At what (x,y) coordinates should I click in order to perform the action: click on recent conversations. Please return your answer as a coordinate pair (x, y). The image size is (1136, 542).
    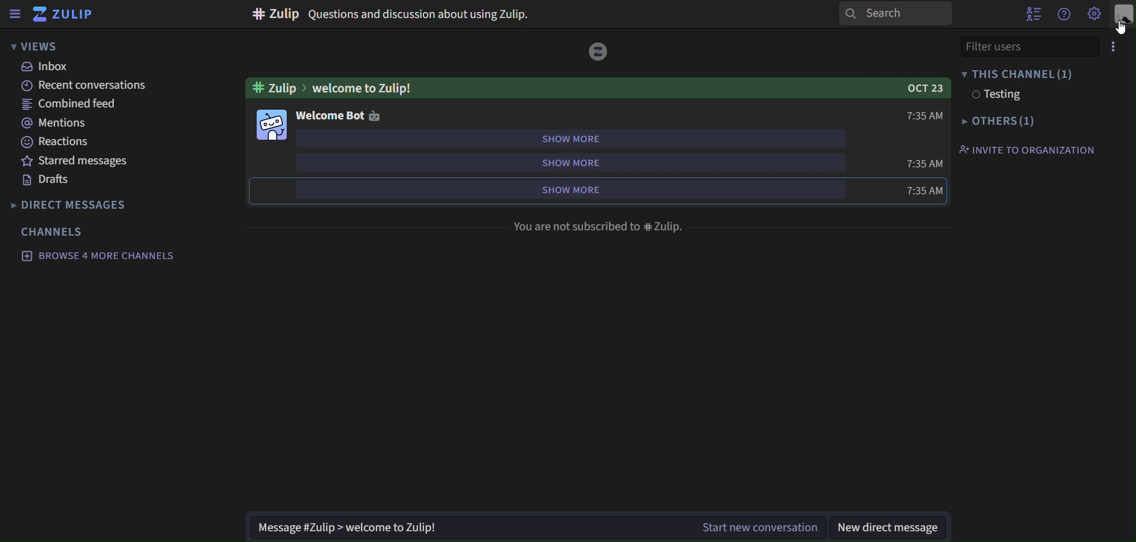
    Looking at the image, I should click on (86, 86).